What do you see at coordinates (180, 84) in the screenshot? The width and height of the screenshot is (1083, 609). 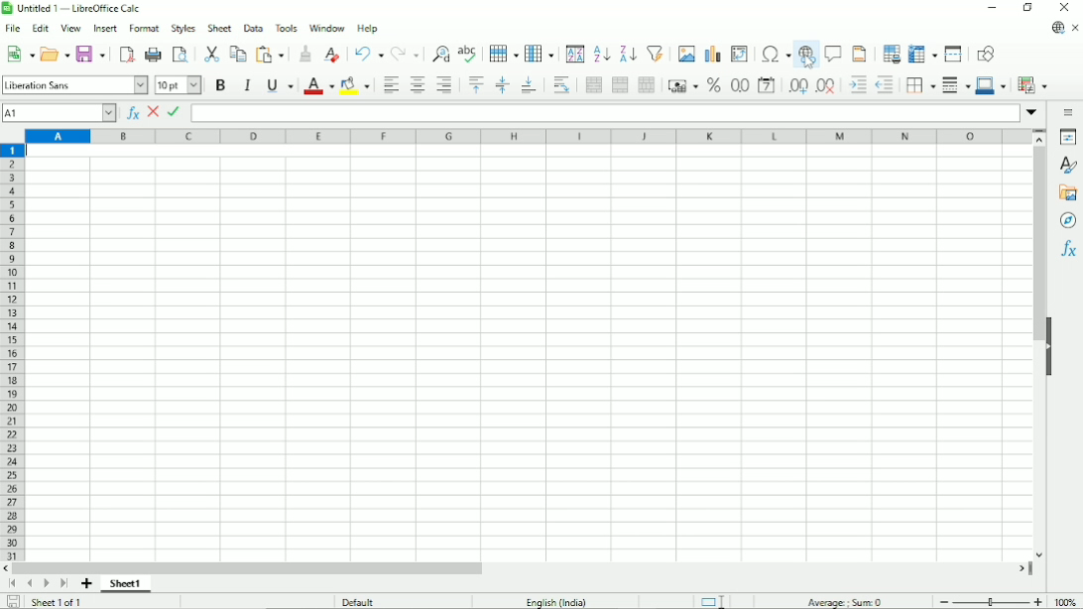 I see `Font size` at bounding box center [180, 84].